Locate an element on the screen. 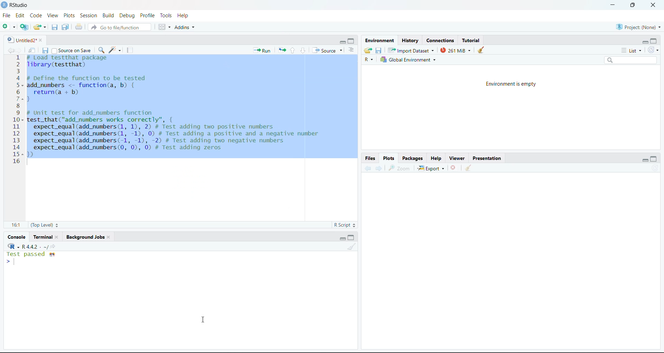  Export is located at coordinates (430, 168).